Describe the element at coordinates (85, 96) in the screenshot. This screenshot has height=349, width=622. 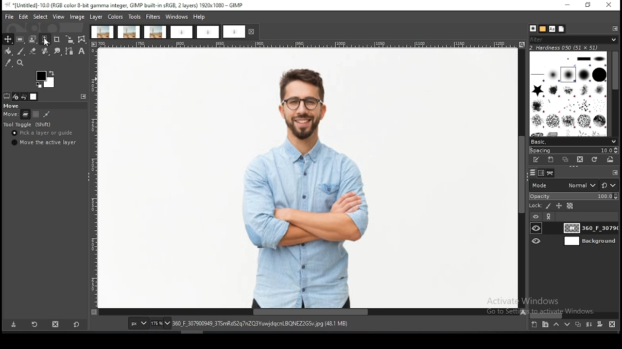
I see `configure this tab` at that location.